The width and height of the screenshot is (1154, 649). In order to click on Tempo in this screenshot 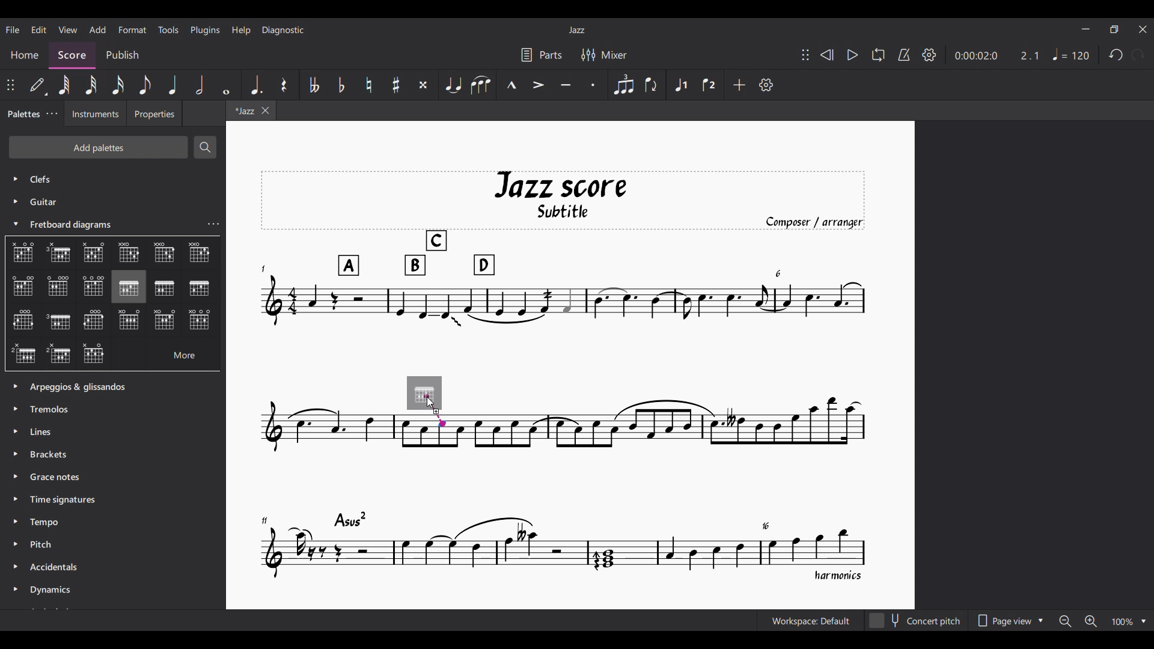, I will do `click(50, 524)`.